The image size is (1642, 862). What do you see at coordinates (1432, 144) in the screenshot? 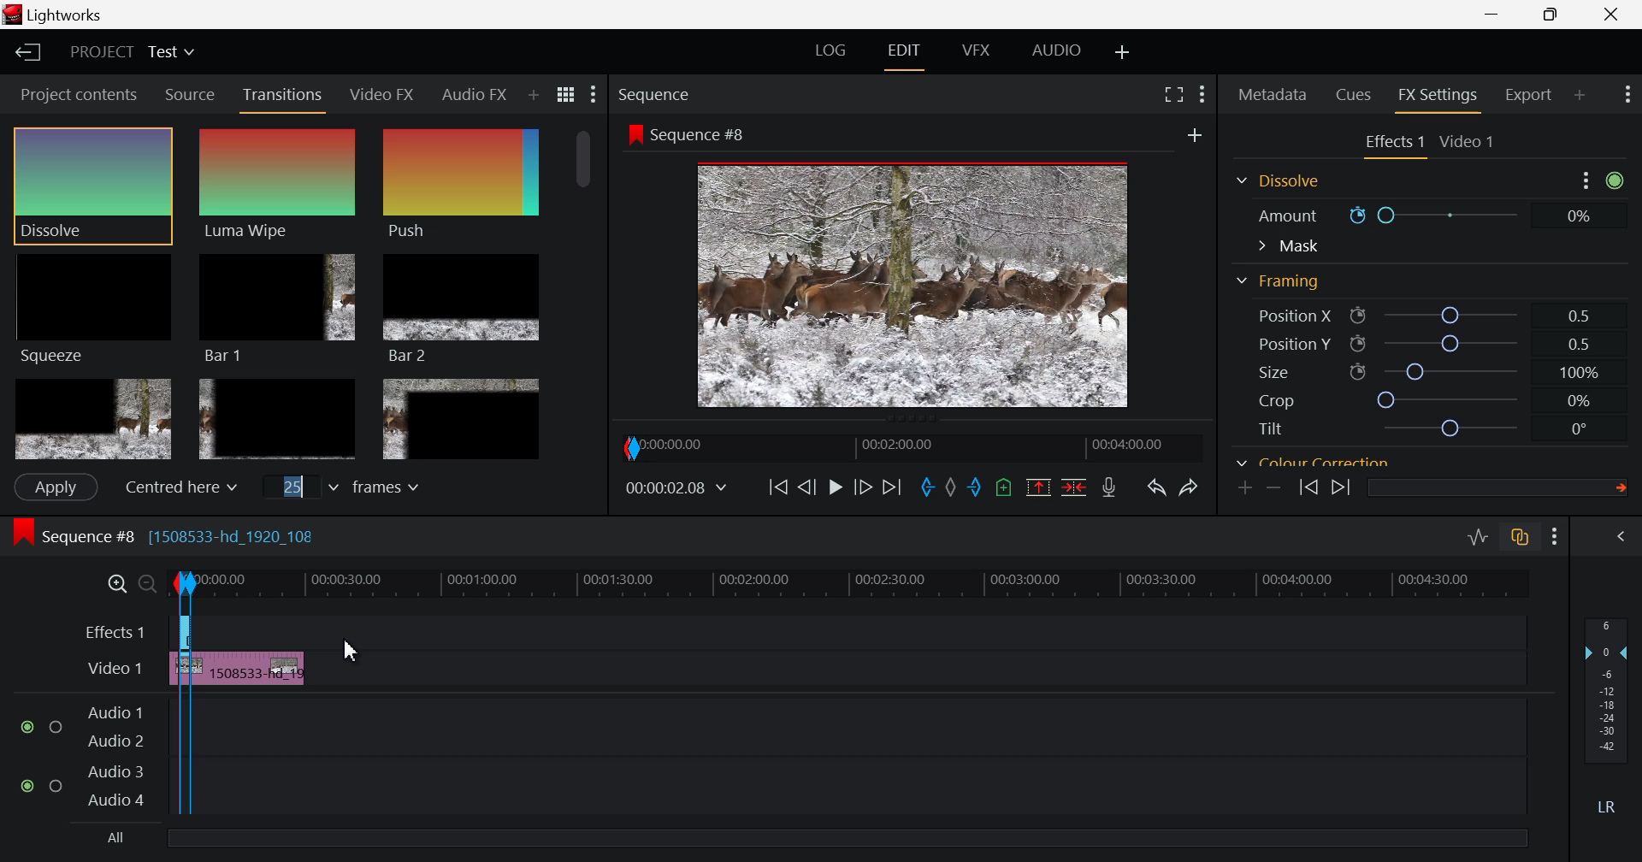
I see `Video 1 settings open` at bounding box center [1432, 144].